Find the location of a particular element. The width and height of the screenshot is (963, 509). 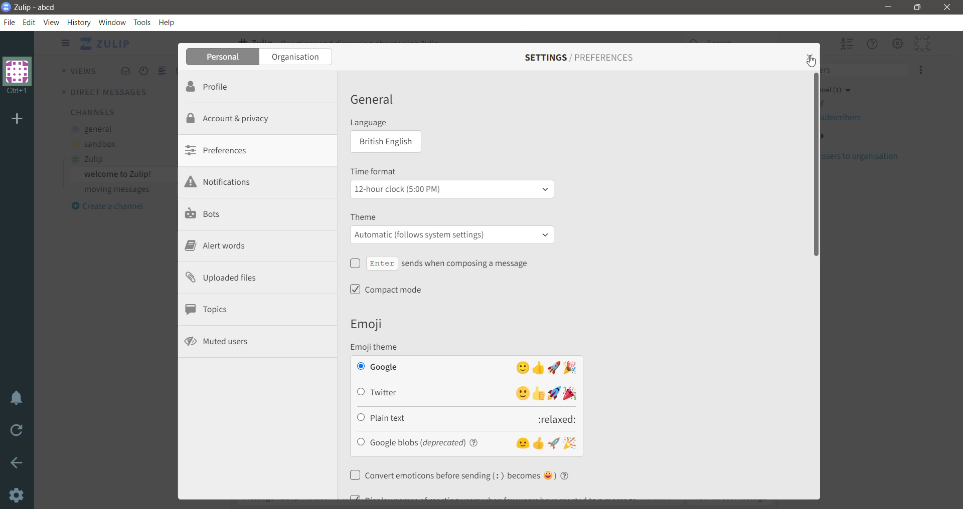

Create a channel is located at coordinates (110, 206).